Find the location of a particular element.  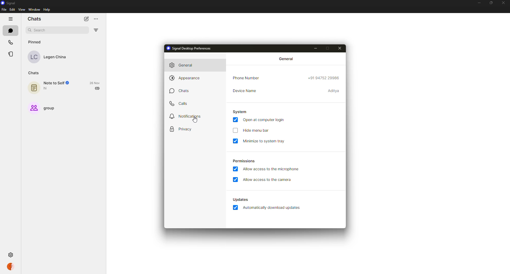

enabled is located at coordinates (236, 141).